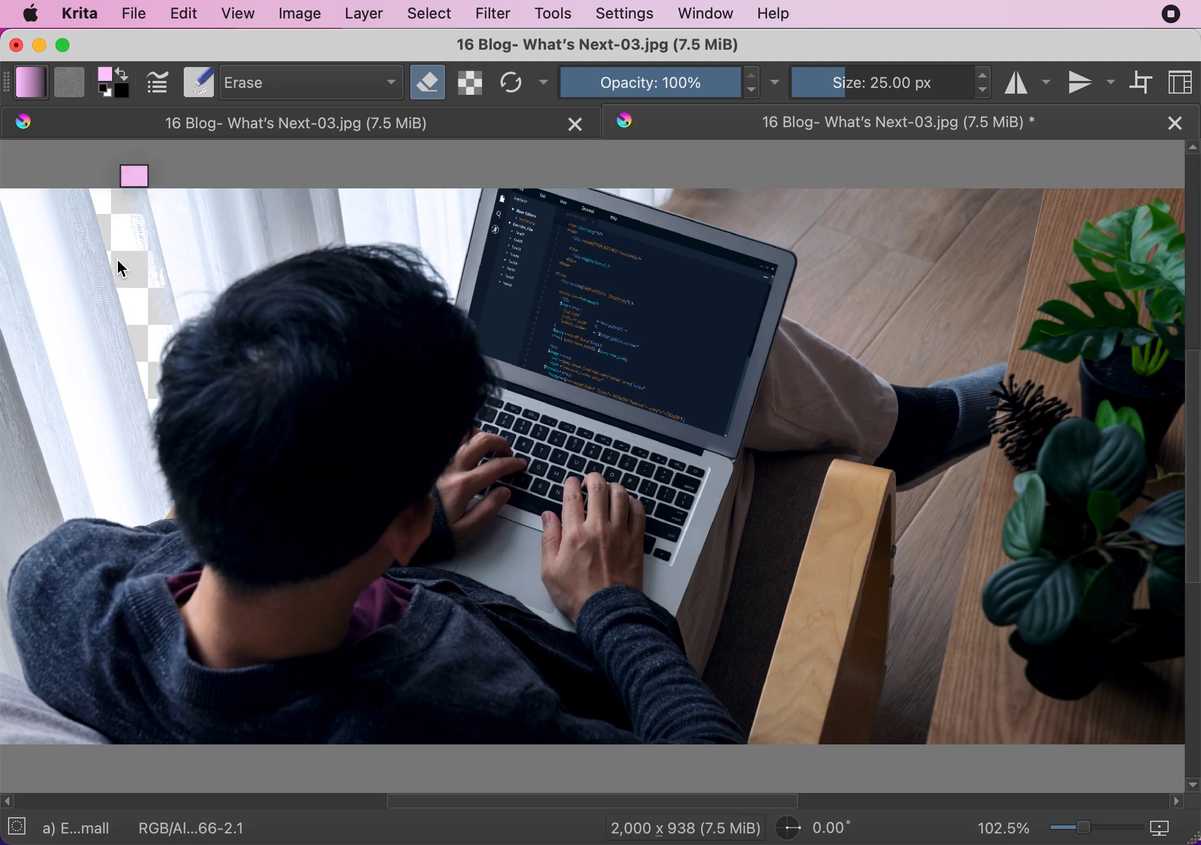 The width and height of the screenshot is (1201, 845). What do you see at coordinates (646, 81) in the screenshot?
I see `opacity: 100%` at bounding box center [646, 81].